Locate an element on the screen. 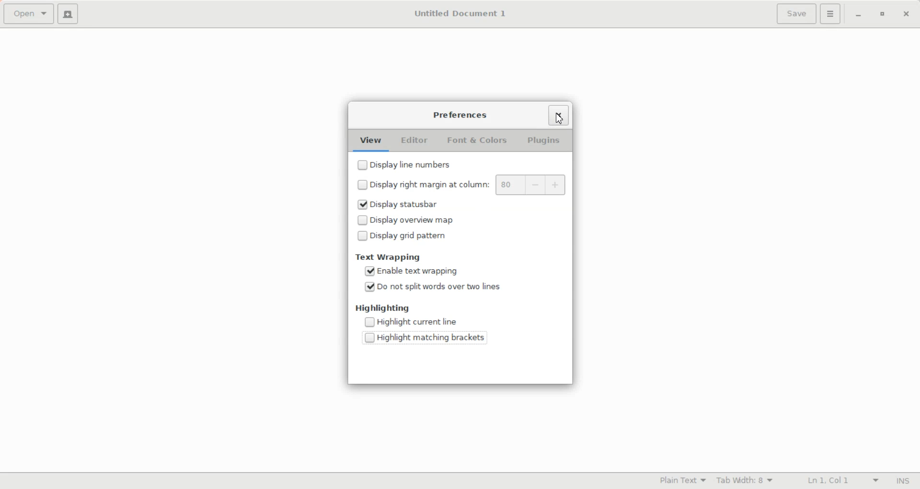 This screenshot has width=920, height=489. (un)check Enable text wrapping is located at coordinates (429, 270).